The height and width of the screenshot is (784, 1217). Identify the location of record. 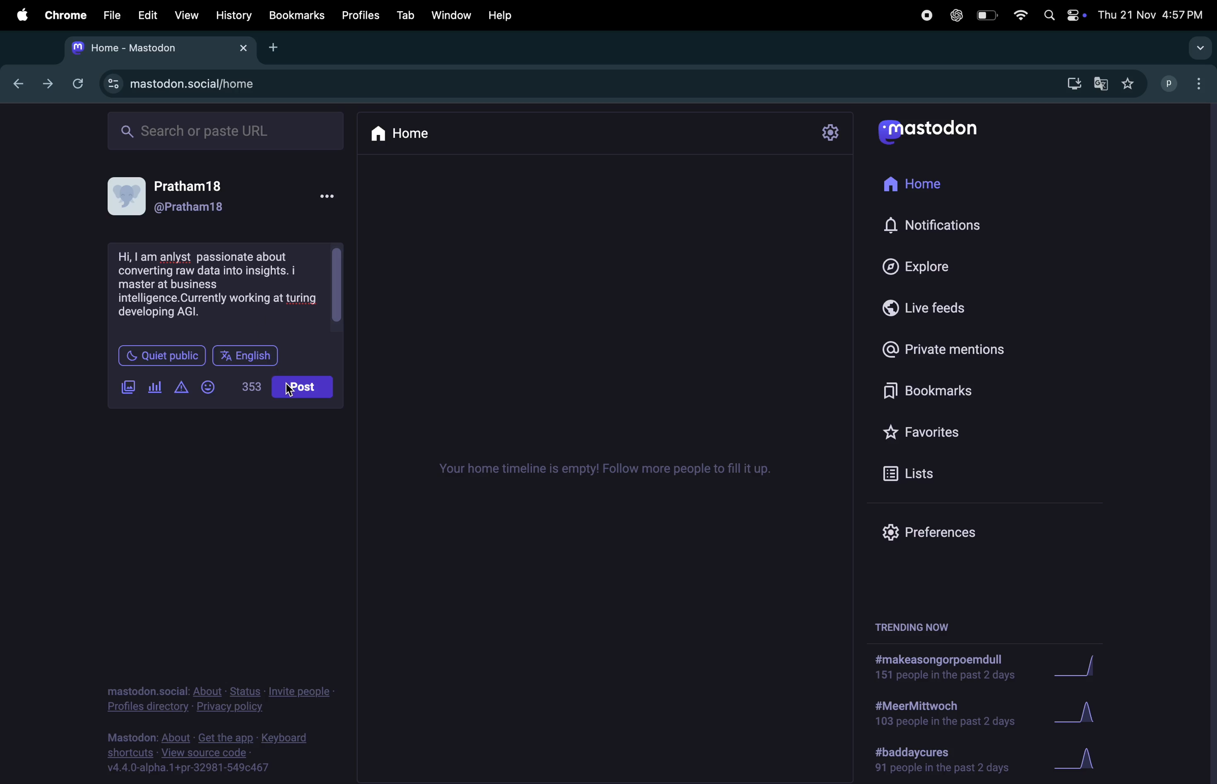
(925, 15).